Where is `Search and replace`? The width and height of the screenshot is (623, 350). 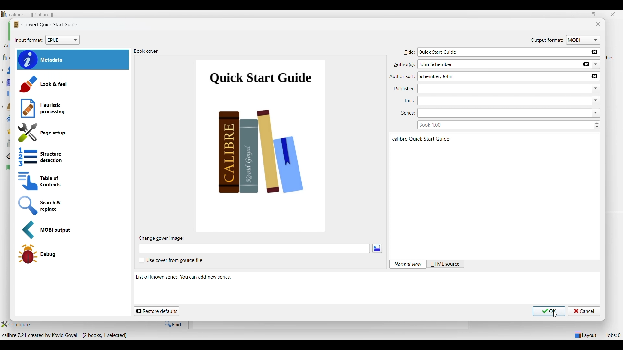 Search and replace is located at coordinates (72, 205).